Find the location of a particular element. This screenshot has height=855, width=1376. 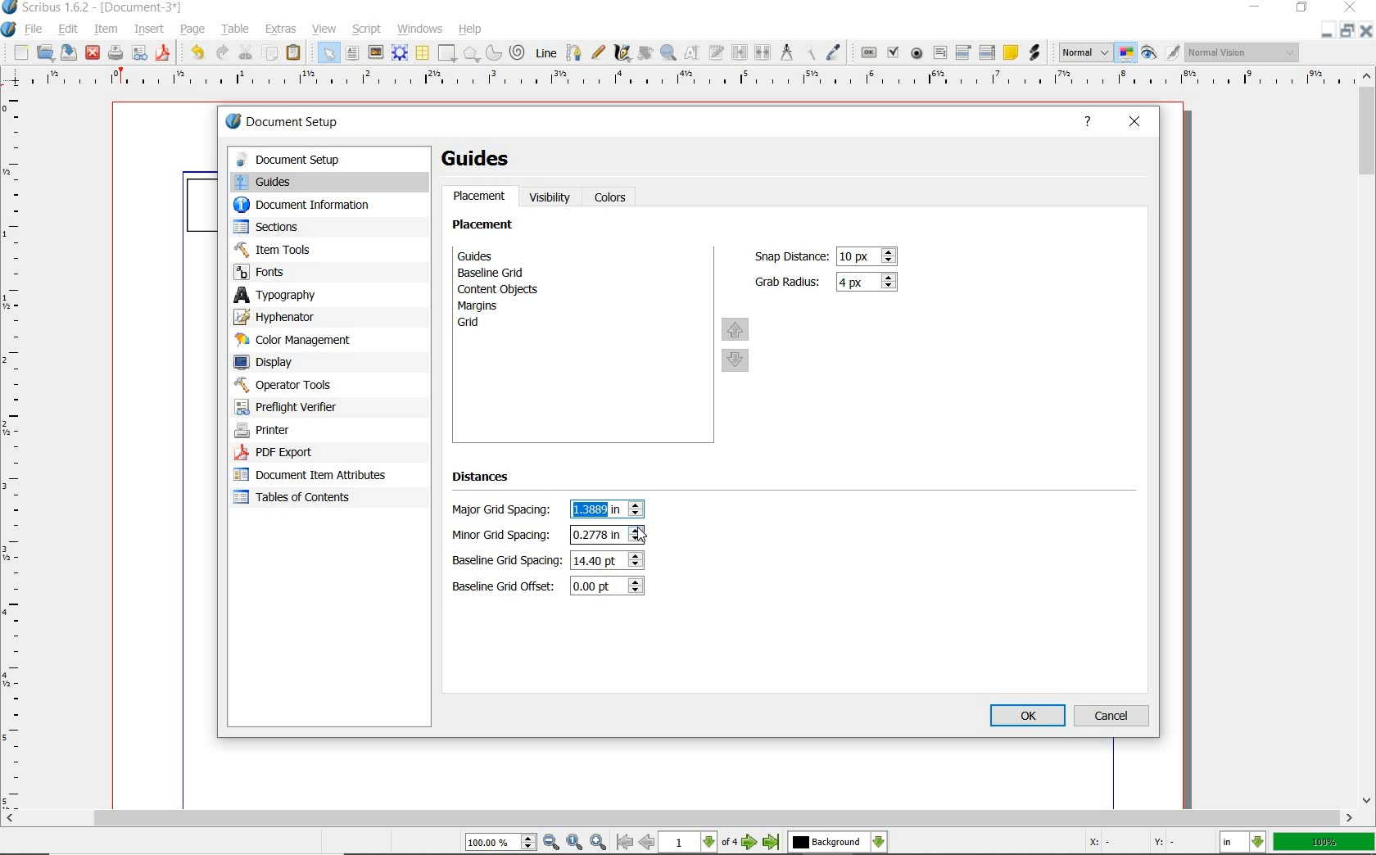

close is located at coordinates (1368, 30).